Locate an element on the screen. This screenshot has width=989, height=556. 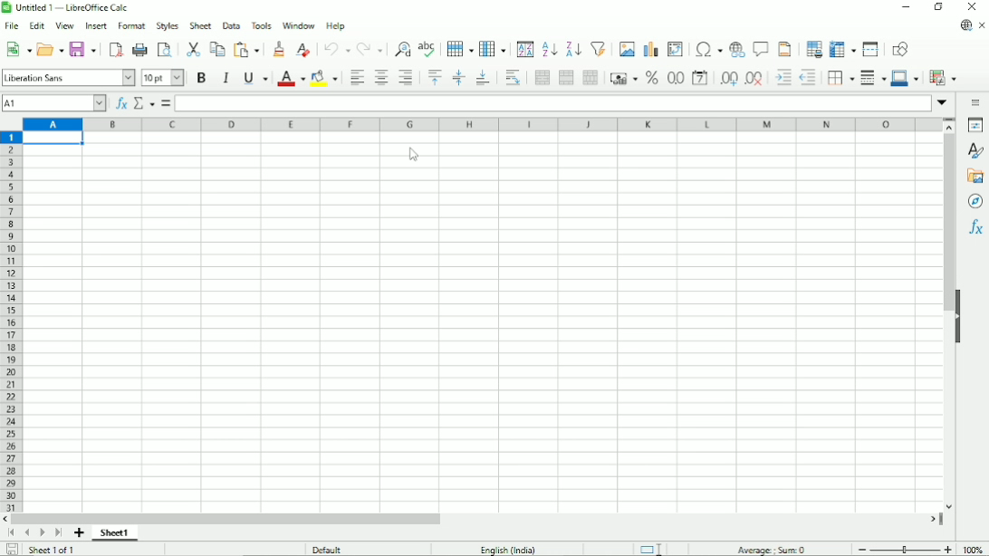
Functions is located at coordinates (975, 230).